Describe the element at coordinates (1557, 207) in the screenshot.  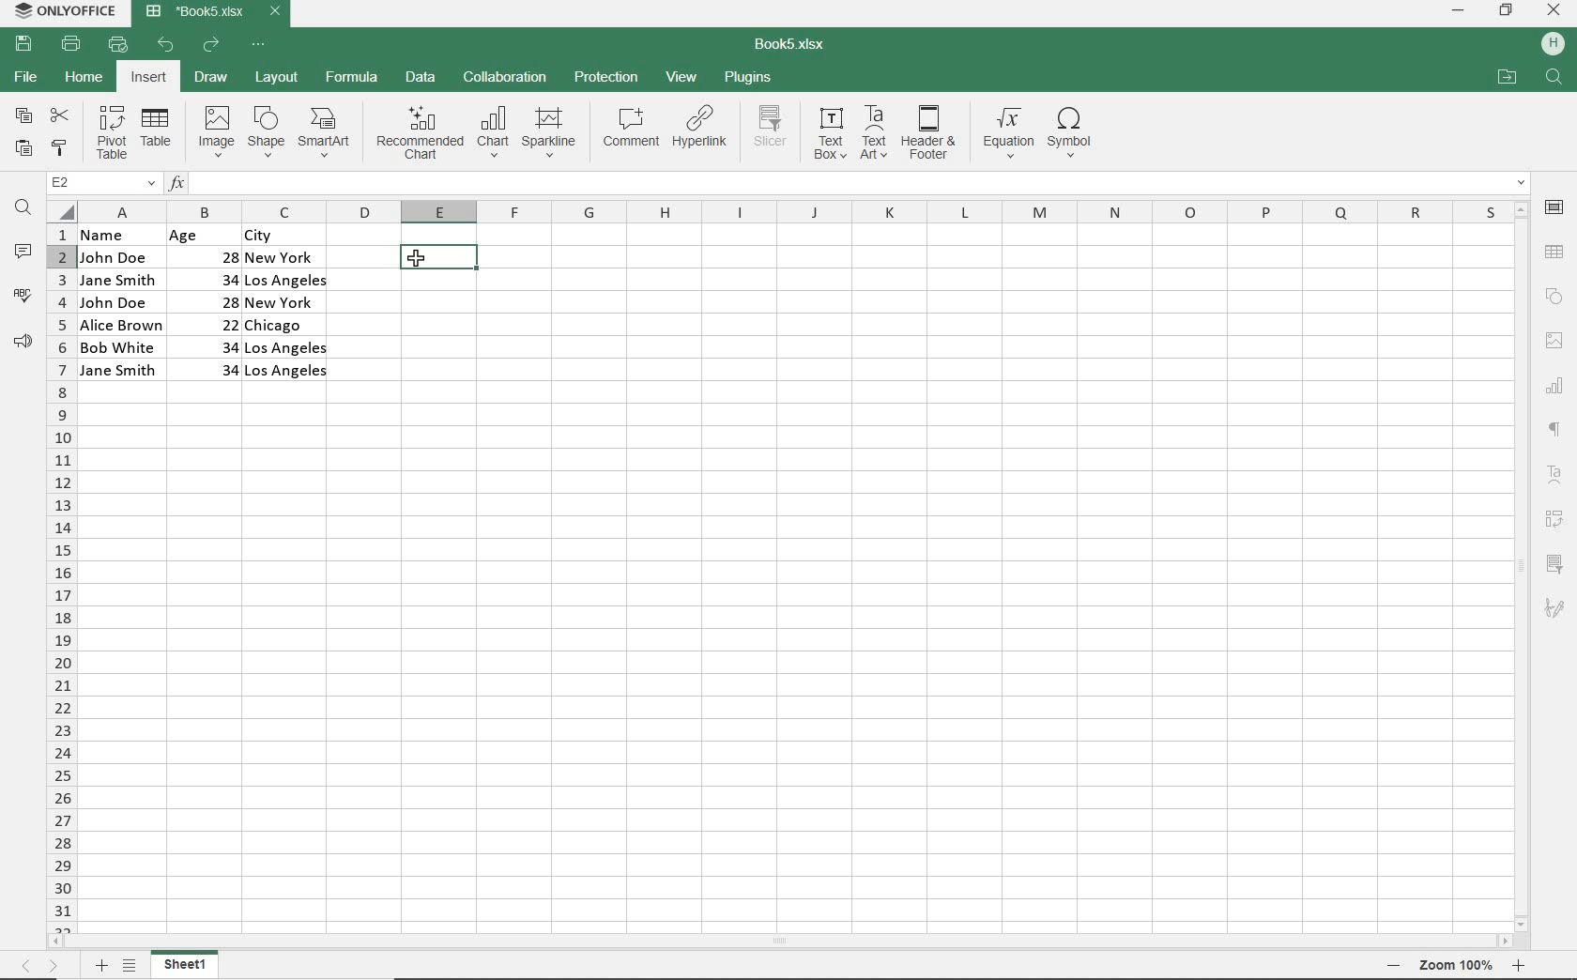
I see `CELL SETTINGS` at that location.